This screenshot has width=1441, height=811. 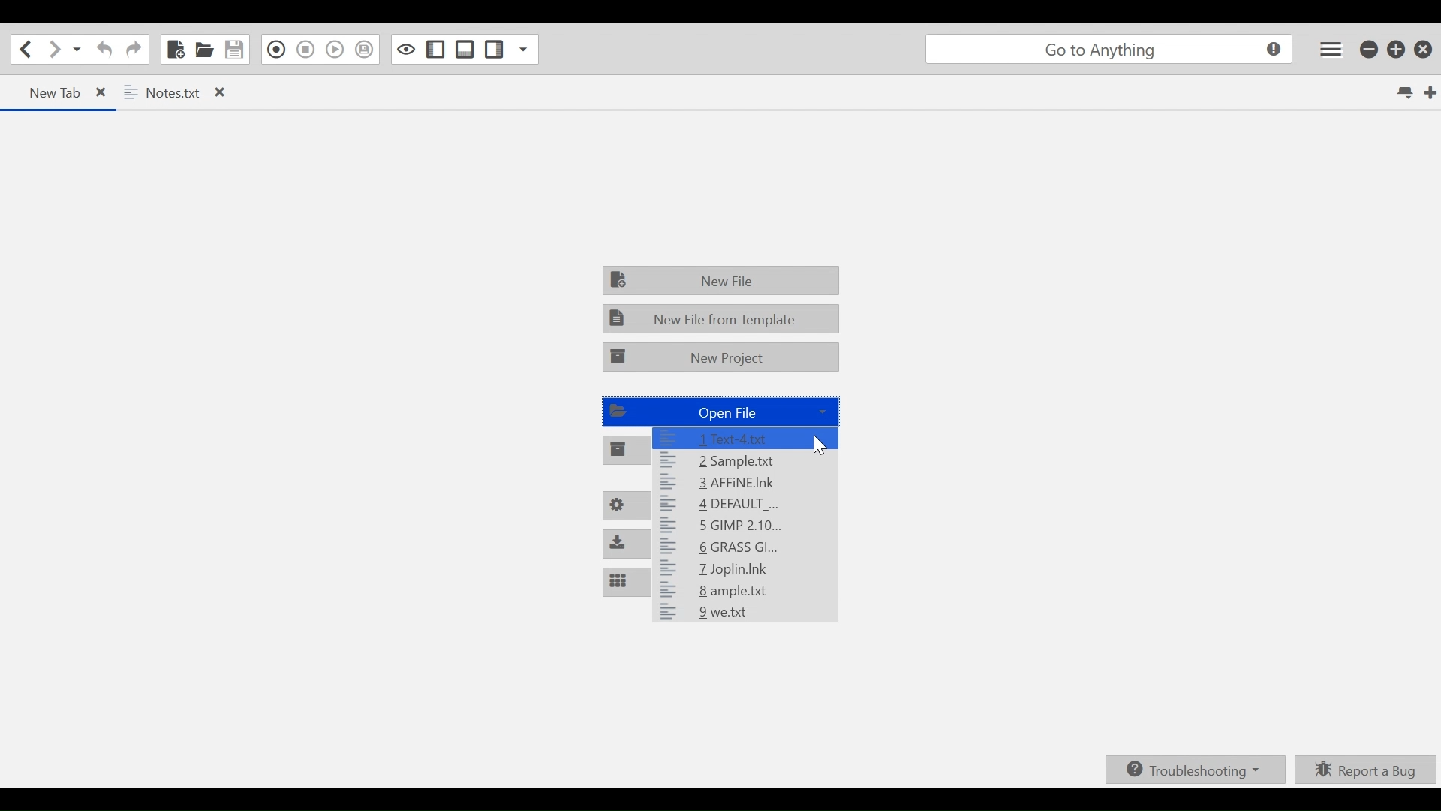 I want to click on Close, so click(x=1422, y=49).